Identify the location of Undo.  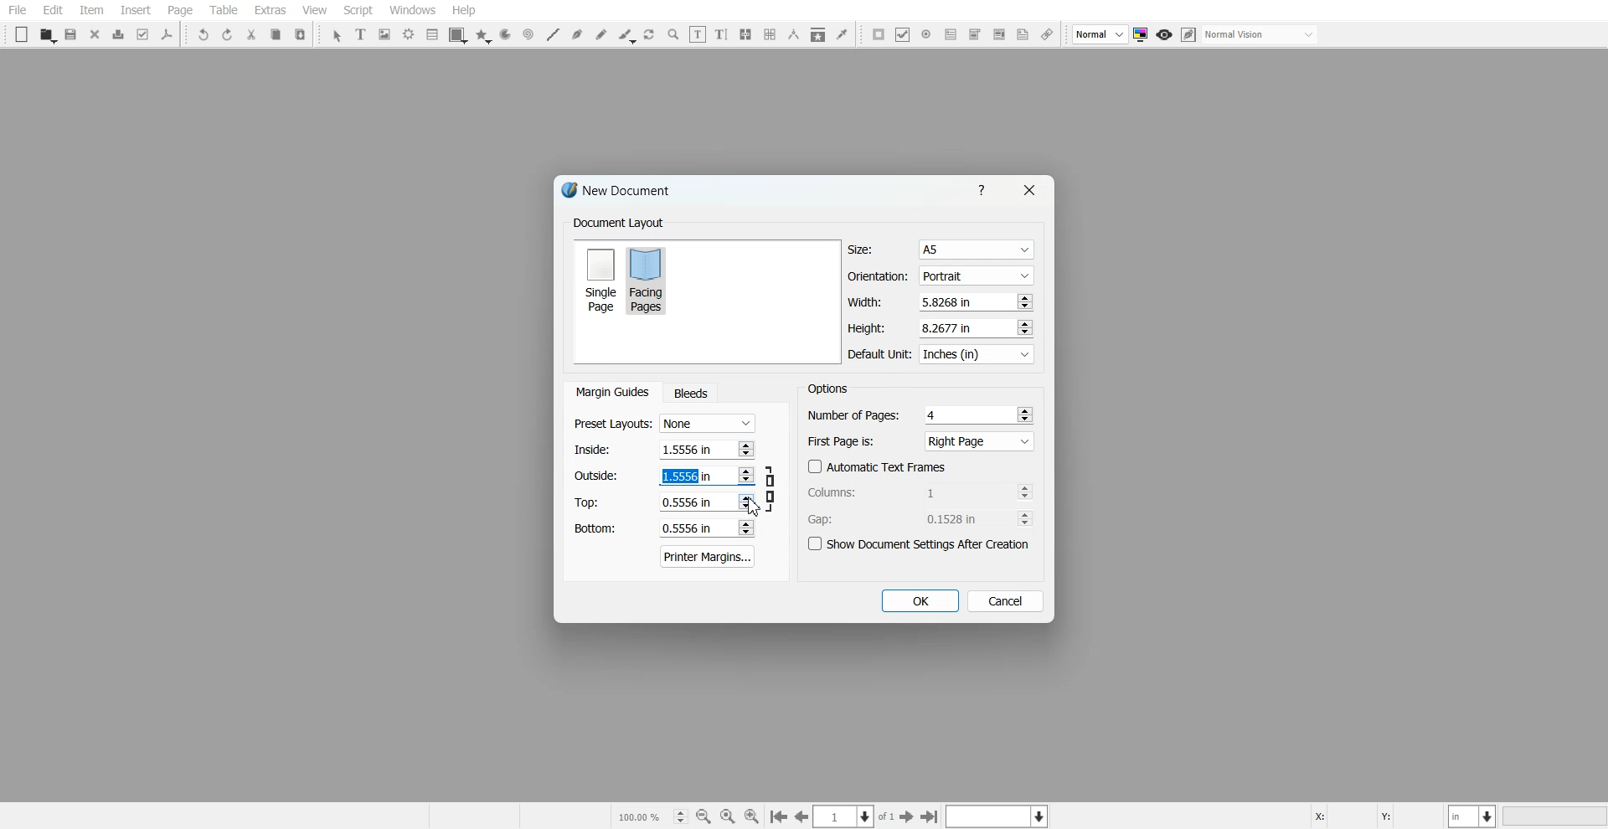
(204, 34).